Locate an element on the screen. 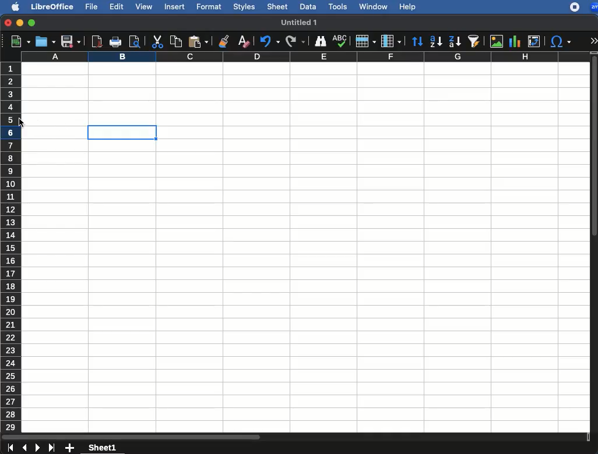 The image size is (598, 454). sort is located at coordinates (417, 42).